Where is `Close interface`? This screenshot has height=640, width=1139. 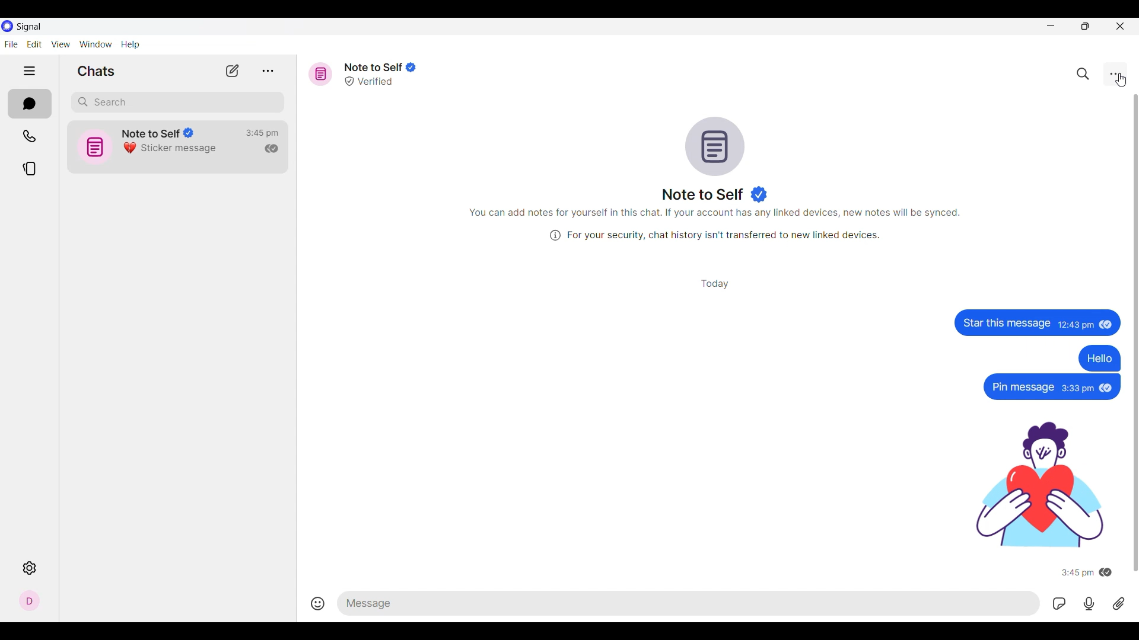 Close interface is located at coordinates (1121, 25).